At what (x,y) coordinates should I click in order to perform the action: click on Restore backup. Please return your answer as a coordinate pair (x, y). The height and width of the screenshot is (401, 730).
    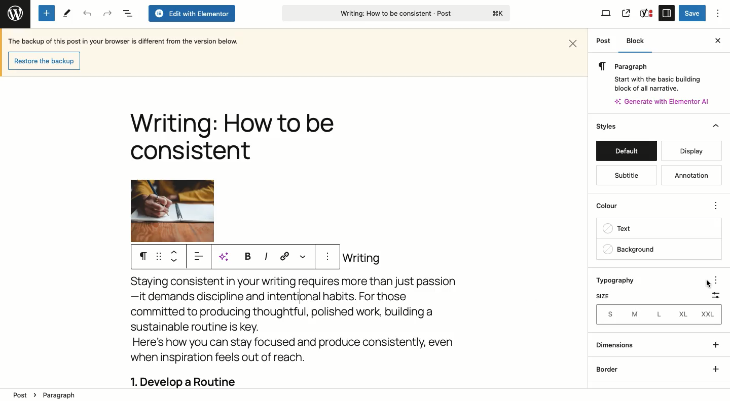
    Looking at the image, I should click on (43, 60).